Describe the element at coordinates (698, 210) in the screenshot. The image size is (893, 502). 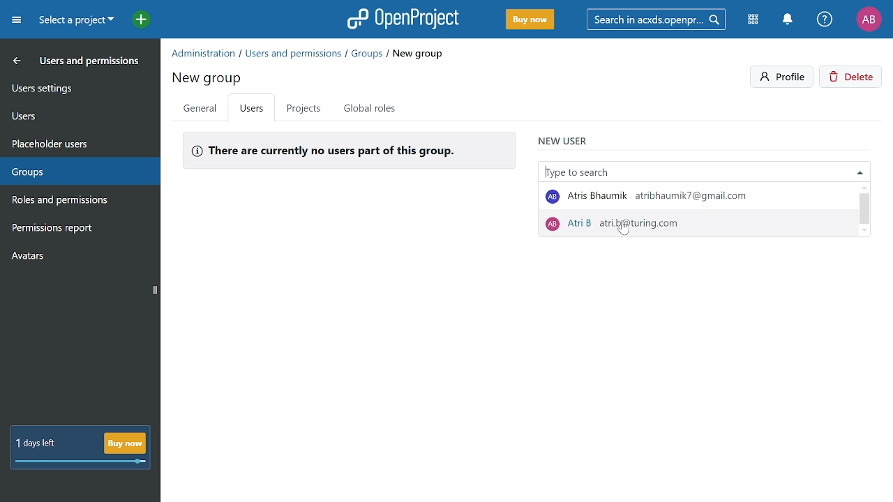
I see `EXisting users` at that location.